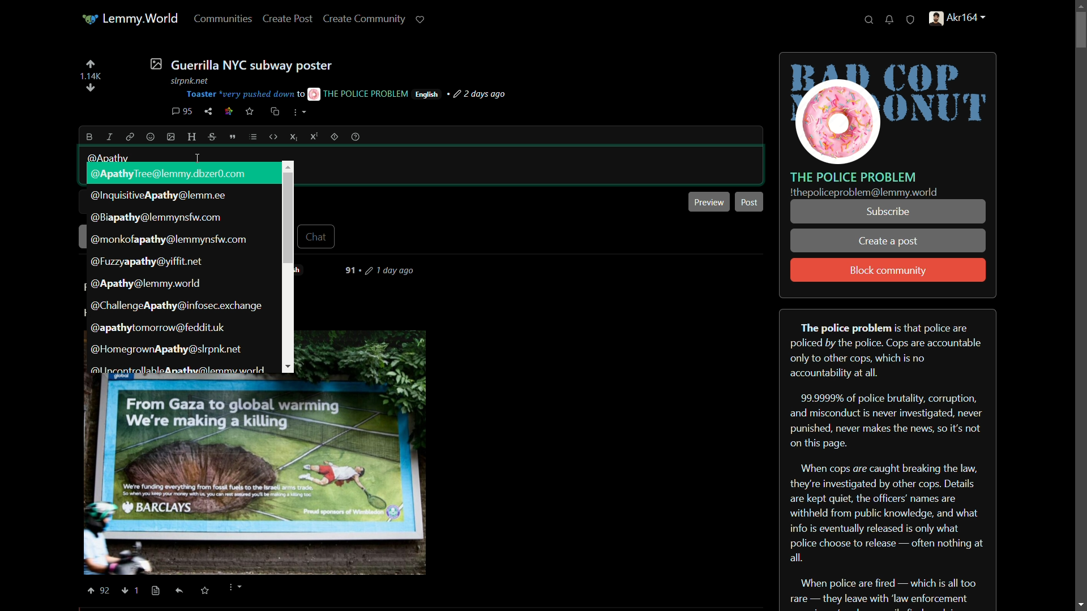 Image resolution: width=1087 pixels, height=611 pixels. What do you see at coordinates (90, 137) in the screenshot?
I see `bold` at bounding box center [90, 137].